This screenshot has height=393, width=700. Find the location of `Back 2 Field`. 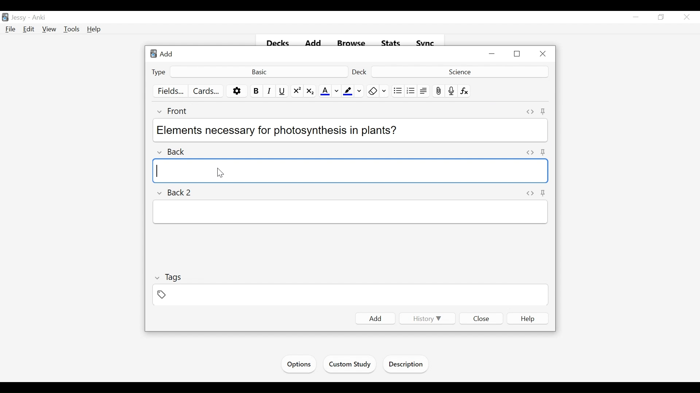

Back 2 Field is located at coordinates (350, 213).